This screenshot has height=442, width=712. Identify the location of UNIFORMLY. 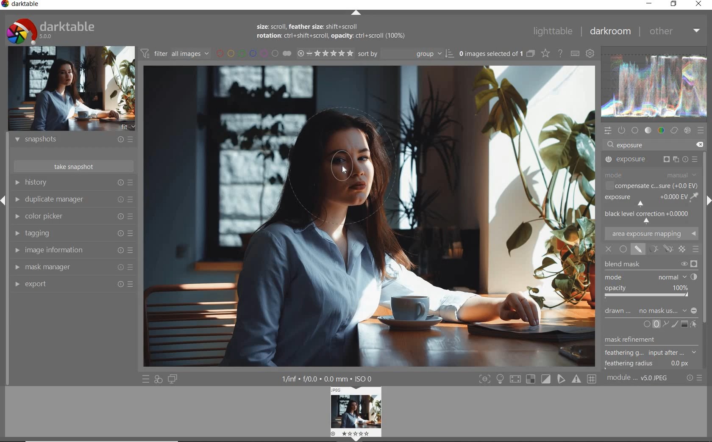
(623, 249).